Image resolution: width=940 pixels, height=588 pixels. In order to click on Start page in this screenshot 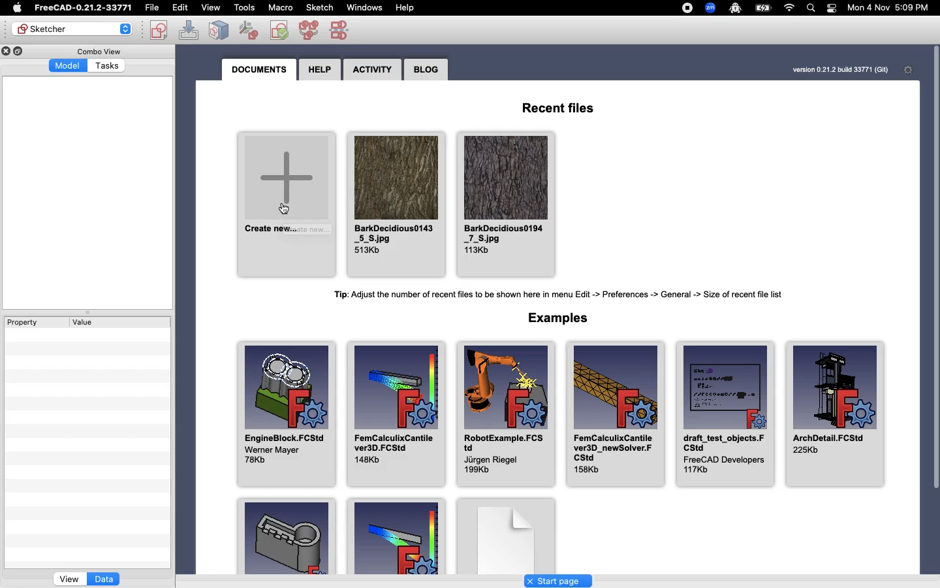, I will do `click(558, 580)`.